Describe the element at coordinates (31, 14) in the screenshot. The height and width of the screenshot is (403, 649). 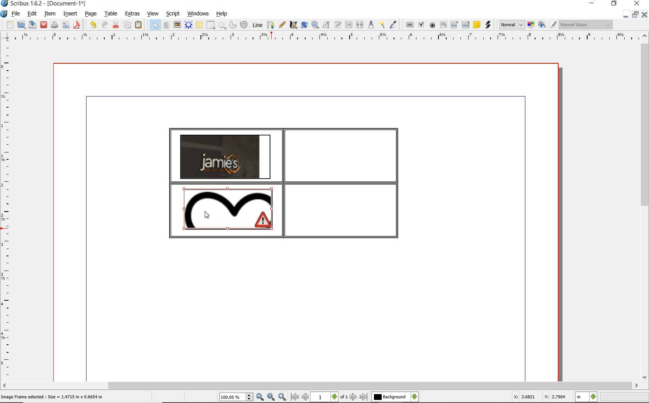
I see `edit` at that location.